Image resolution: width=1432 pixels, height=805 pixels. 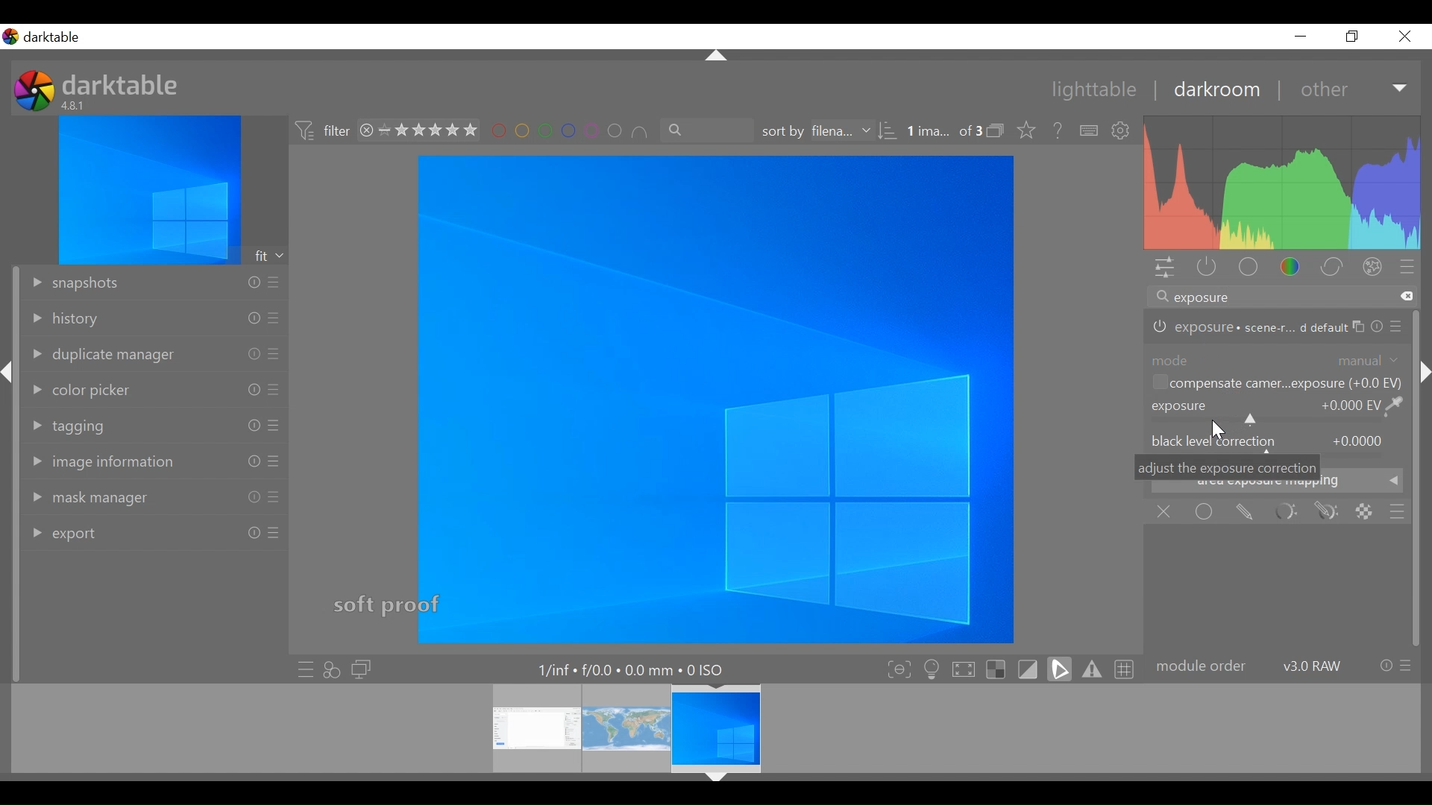 What do you see at coordinates (995, 668) in the screenshot?
I see `toggle indication of raw overexposure` at bounding box center [995, 668].